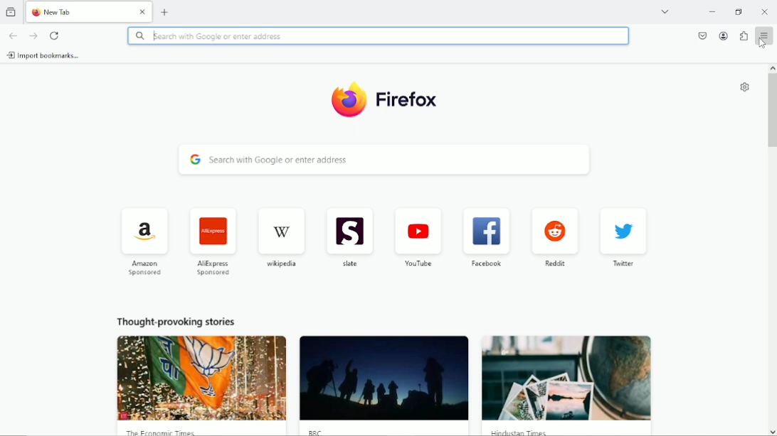 This screenshot has width=777, height=436. What do you see at coordinates (623, 236) in the screenshot?
I see `twitter` at bounding box center [623, 236].